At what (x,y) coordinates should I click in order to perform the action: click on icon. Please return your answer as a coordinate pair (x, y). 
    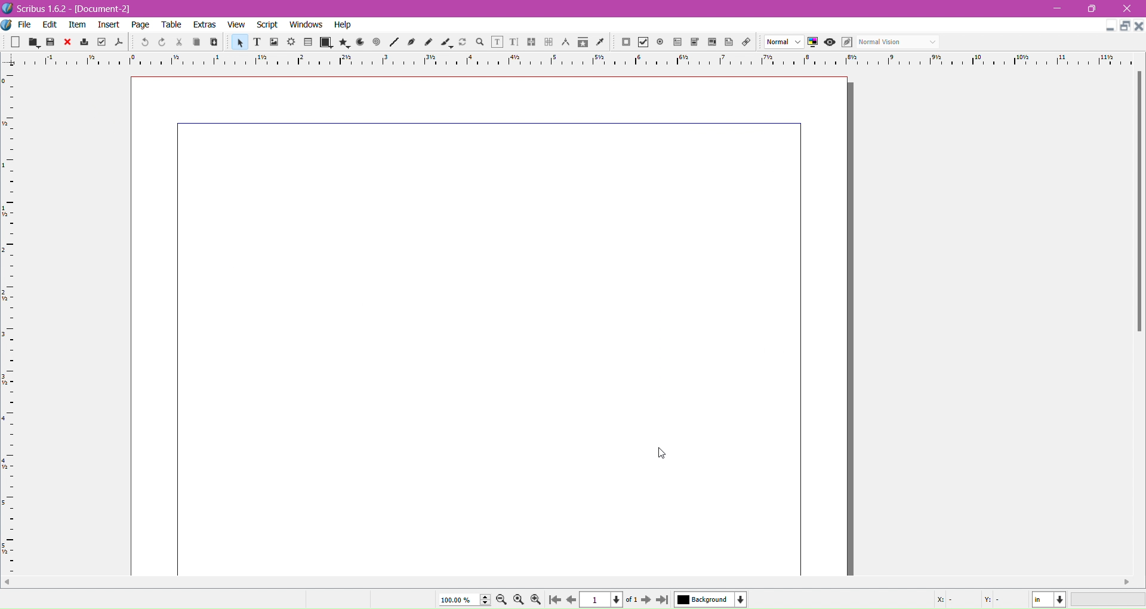
    Looking at the image, I should click on (727, 42).